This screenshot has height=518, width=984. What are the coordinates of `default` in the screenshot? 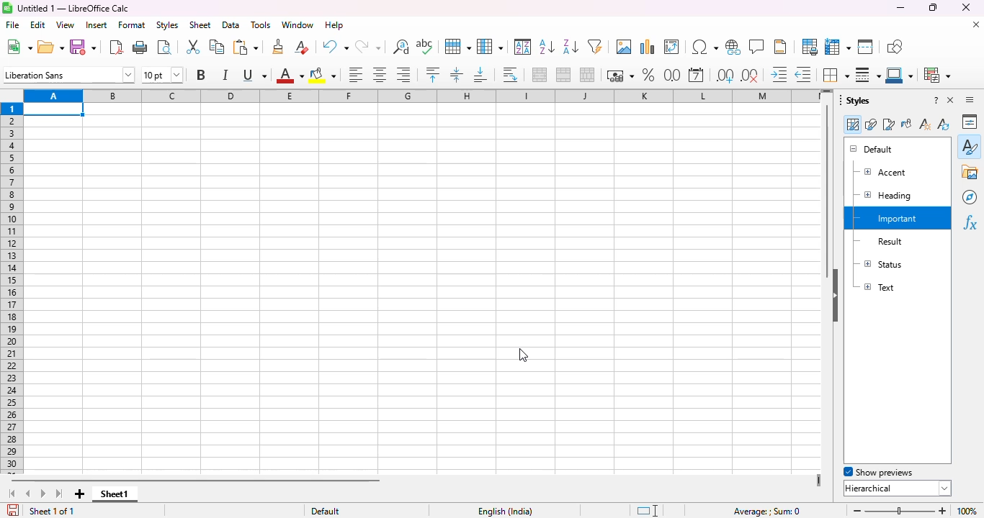 It's located at (872, 148).